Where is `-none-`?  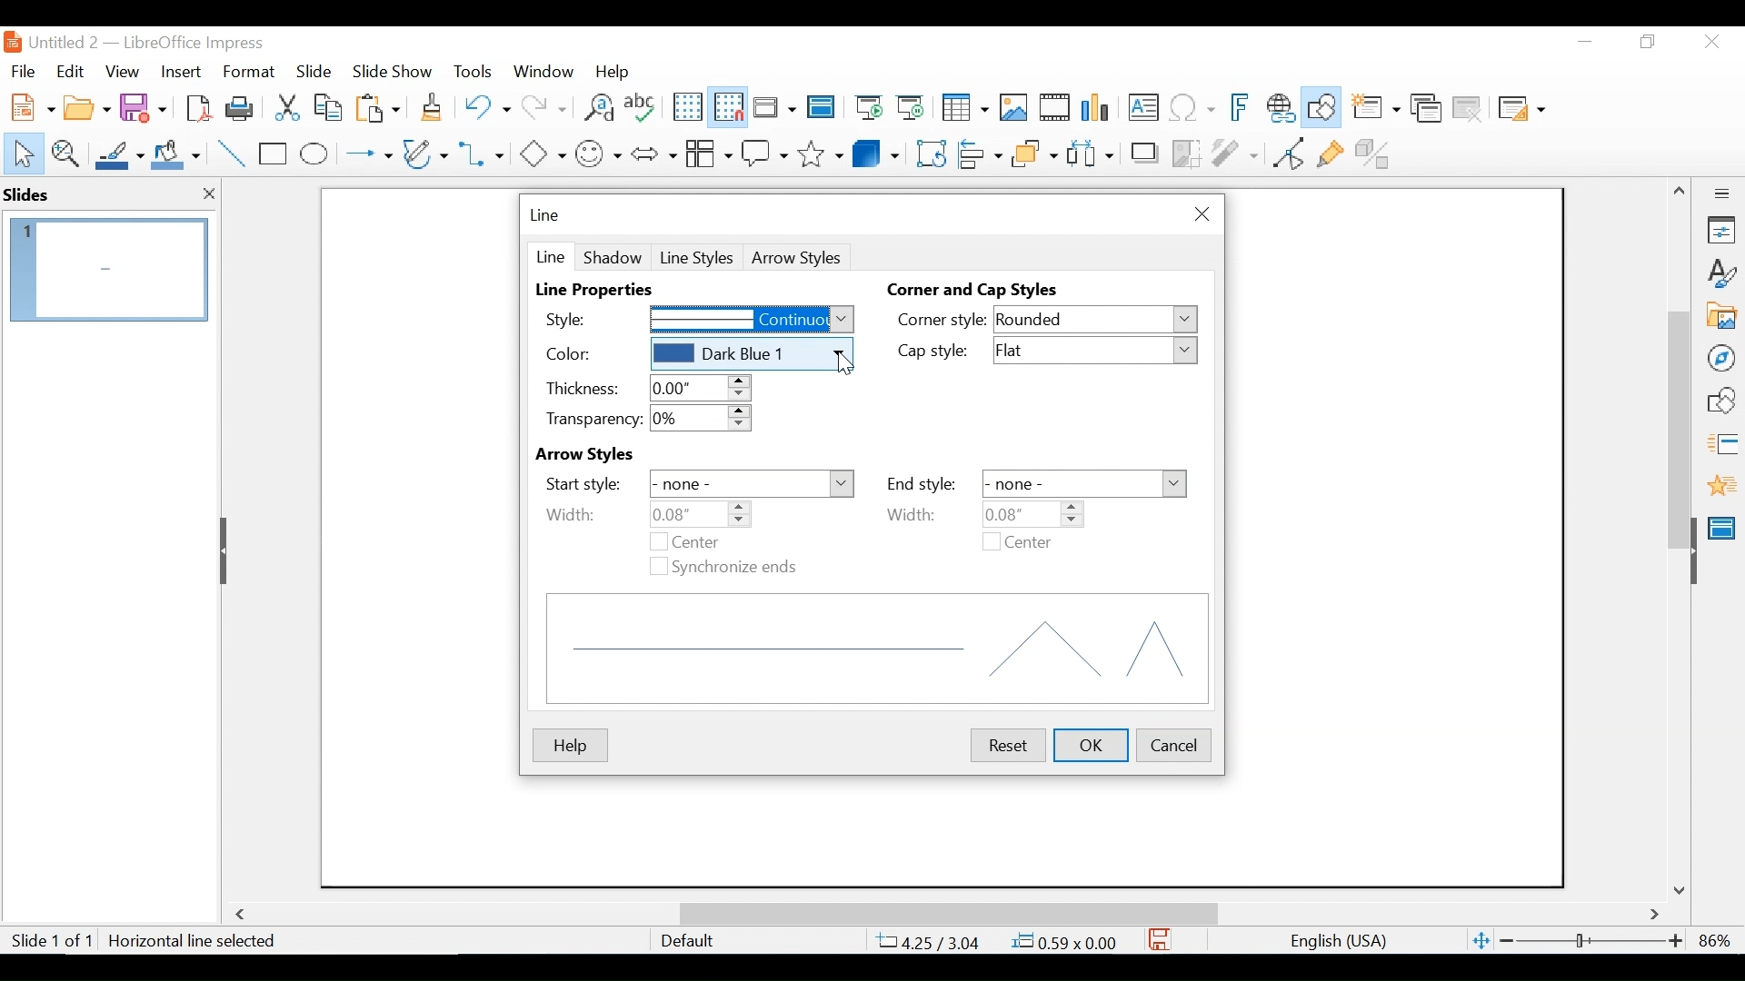 -none- is located at coordinates (1084, 483).